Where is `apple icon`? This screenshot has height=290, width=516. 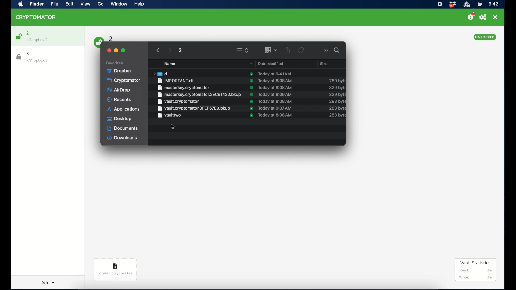
apple icon is located at coordinates (21, 4).